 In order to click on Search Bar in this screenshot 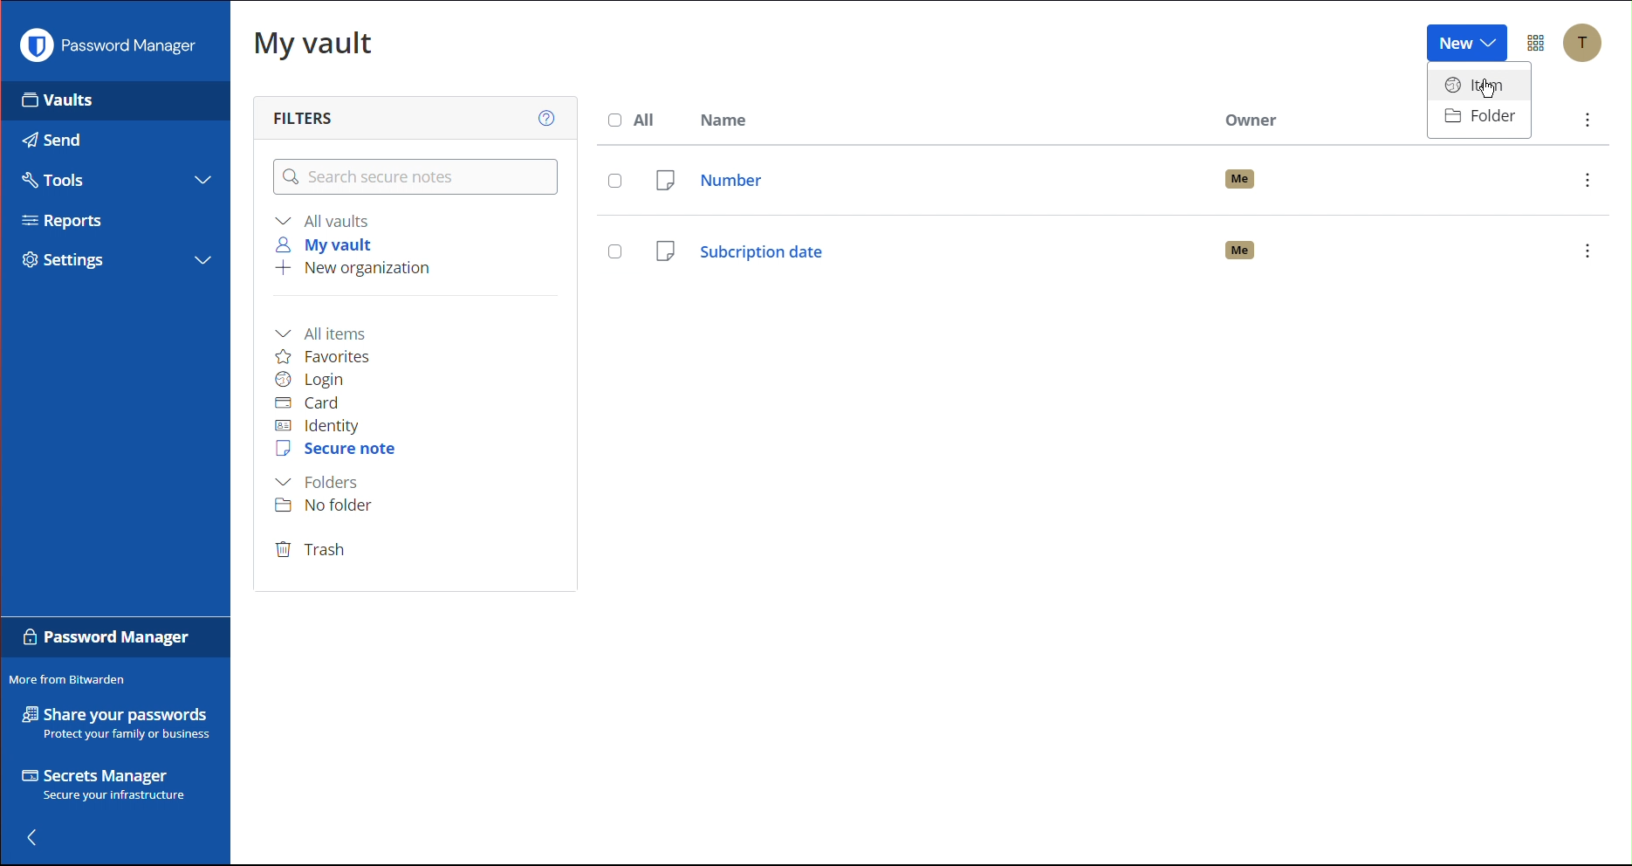, I will do `click(412, 178)`.